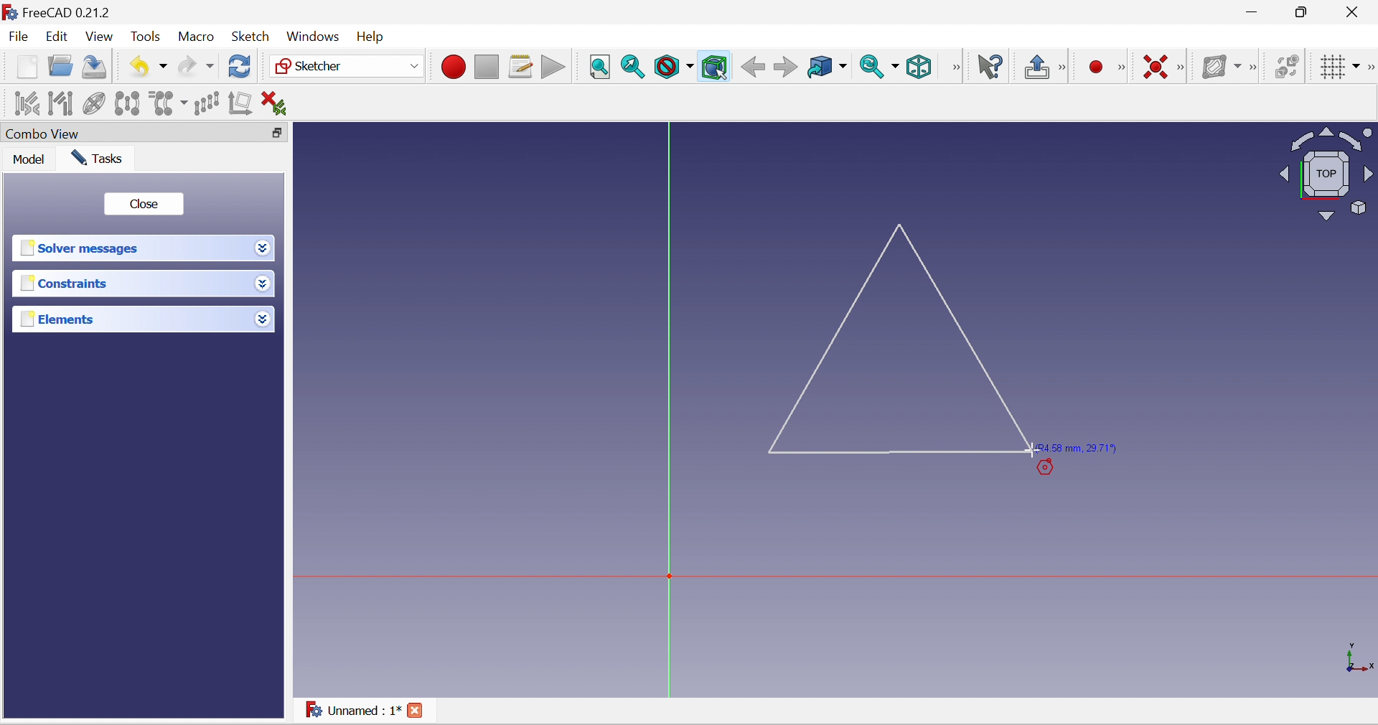 The width and height of the screenshot is (1378, 725). Describe the element at coordinates (347, 66) in the screenshot. I see `Sketcher` at that location.